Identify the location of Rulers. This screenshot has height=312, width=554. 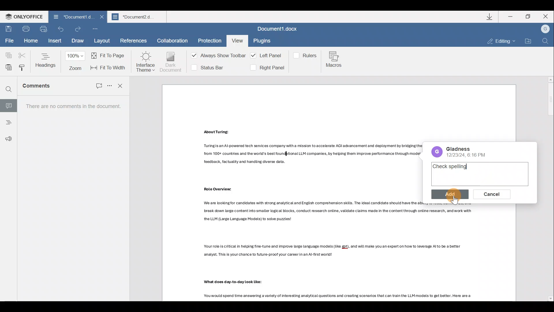
(306, 55).